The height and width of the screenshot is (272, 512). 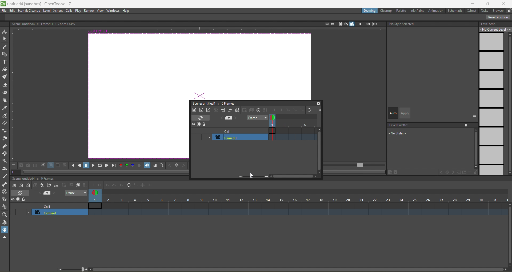 I want to click on help, so click(x=126, y=11).